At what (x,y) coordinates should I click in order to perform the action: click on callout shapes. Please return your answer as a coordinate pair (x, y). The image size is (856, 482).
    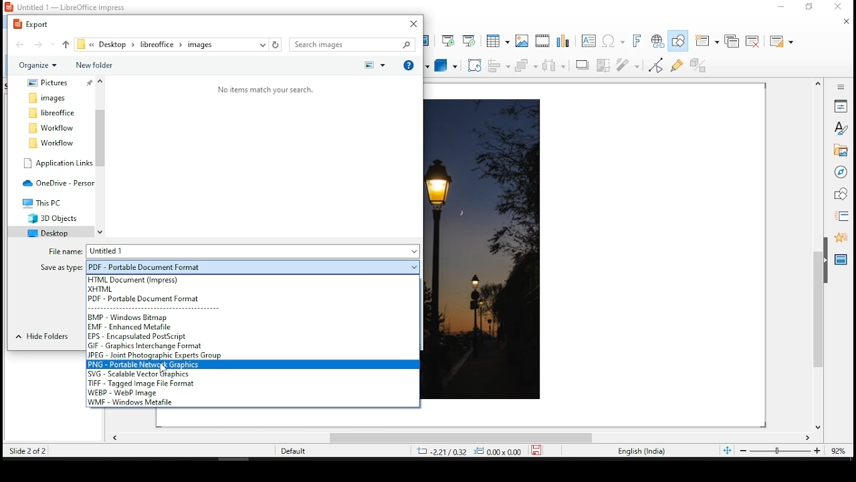
    Looking at the image, I should click on (390, 65).